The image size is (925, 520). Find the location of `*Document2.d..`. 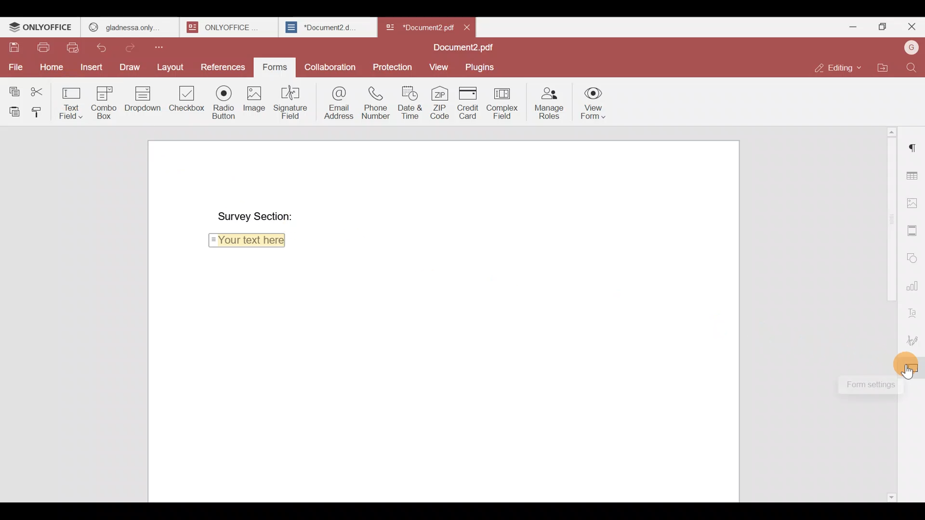

*Document2.d.. is located at coordinates (322, 26).